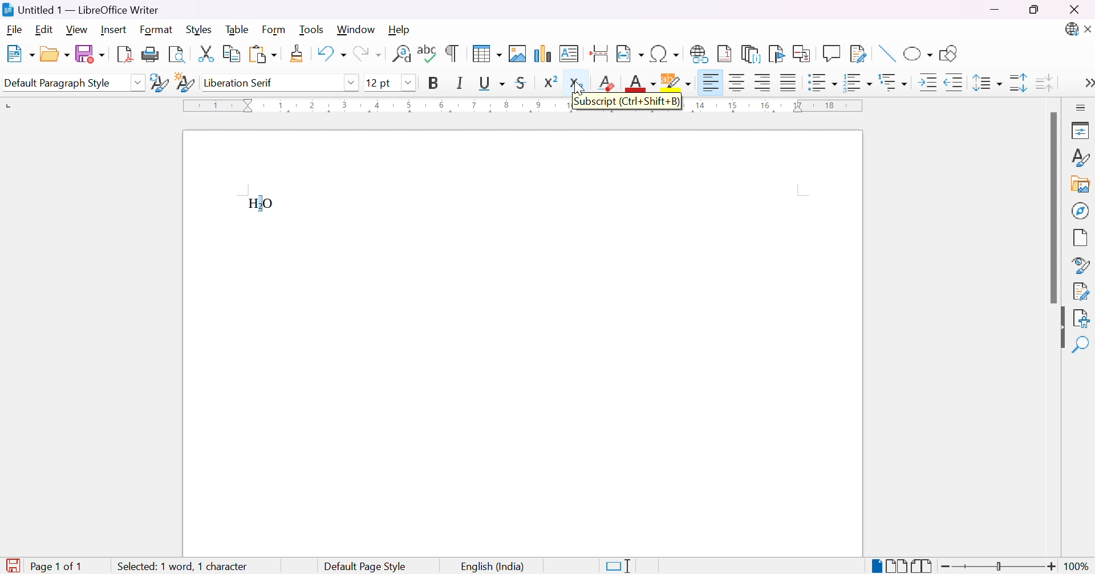 The height and width of the screenshot is (574, 1095). Describe the element at coordinates (1057, 329) in the screenshot. I see `Hide` at that location.